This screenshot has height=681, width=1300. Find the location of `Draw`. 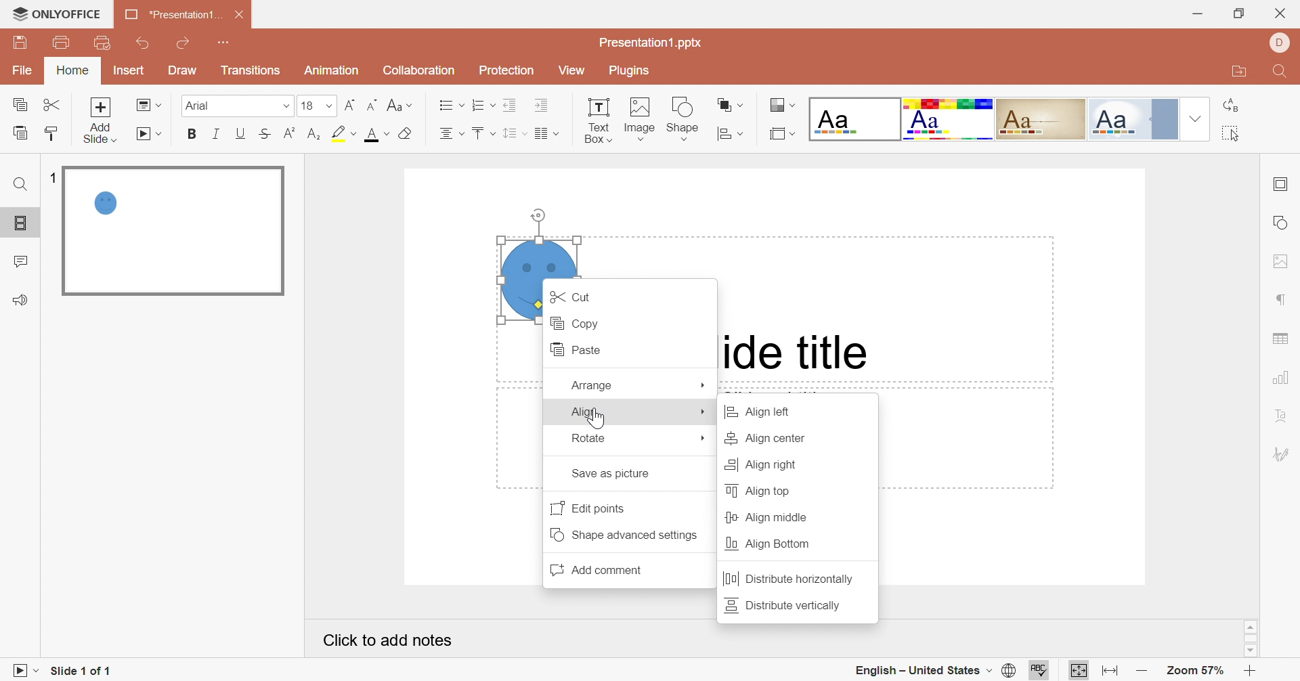

Draw is located at coordinates (183, 71).